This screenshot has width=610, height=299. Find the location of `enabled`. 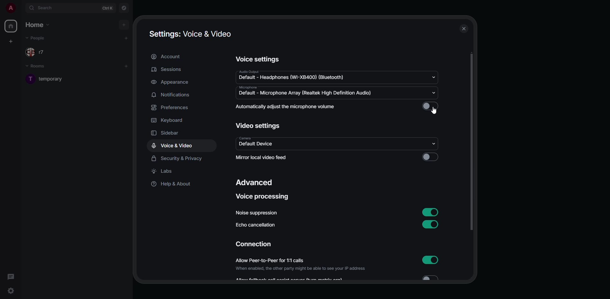

enabled is located at coordinates (429, 212).